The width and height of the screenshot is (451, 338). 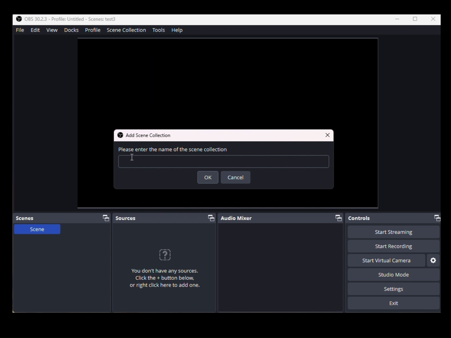 What do you see at coordinates (128, 31) in the screenshot?
I see `SceneCollection` at bounding box center [128, 31].